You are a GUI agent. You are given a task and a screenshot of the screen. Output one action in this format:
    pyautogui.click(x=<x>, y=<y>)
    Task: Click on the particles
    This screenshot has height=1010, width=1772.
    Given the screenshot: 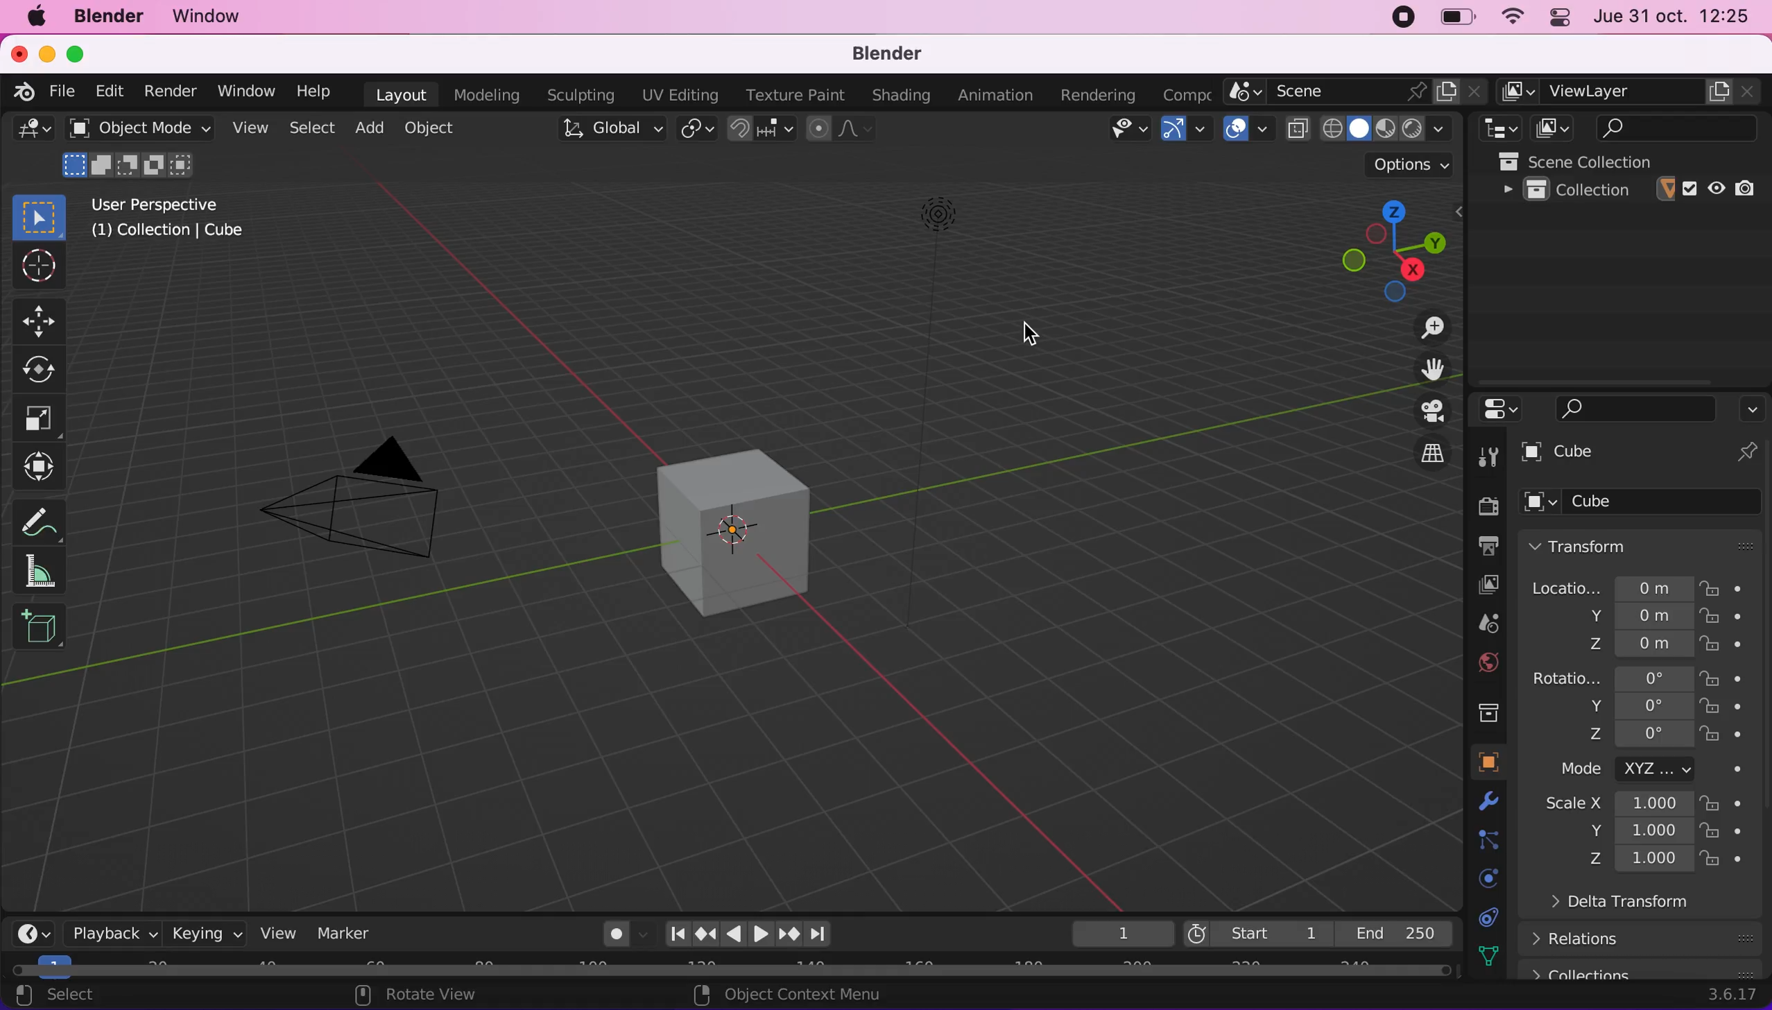 What is the action you would take?
    pyautogui.click(x=1483, y=840)
    